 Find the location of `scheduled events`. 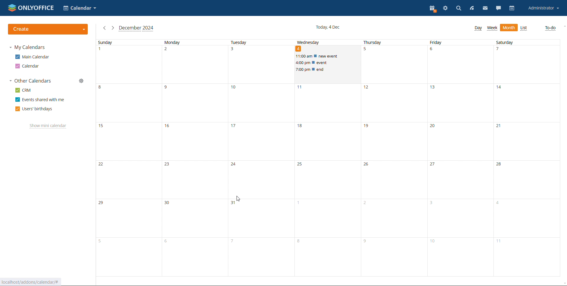

scheduled events is located at coordinates (328, 63).